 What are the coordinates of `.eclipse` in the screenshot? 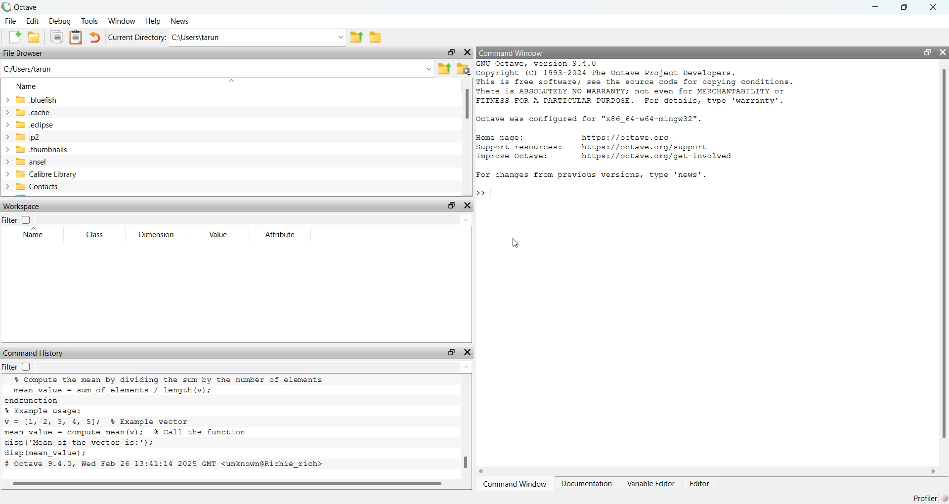 It's located at (35, 124).